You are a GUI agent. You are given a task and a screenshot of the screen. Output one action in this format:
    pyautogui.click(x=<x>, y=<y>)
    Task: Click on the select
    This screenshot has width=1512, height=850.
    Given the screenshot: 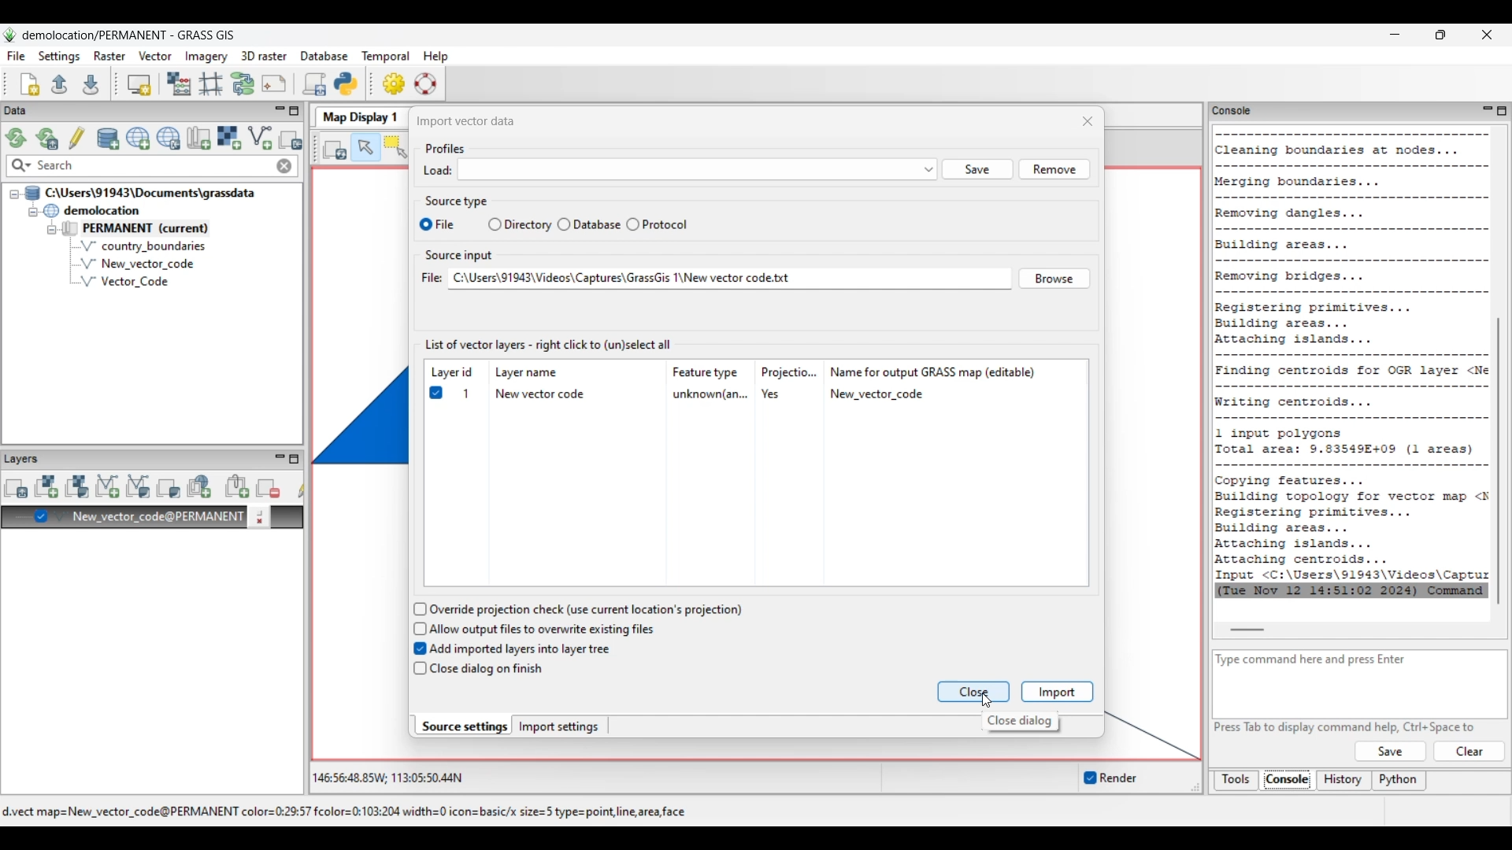 What is the action you would take?
    pyautogui.click(x=422, y=223)
    